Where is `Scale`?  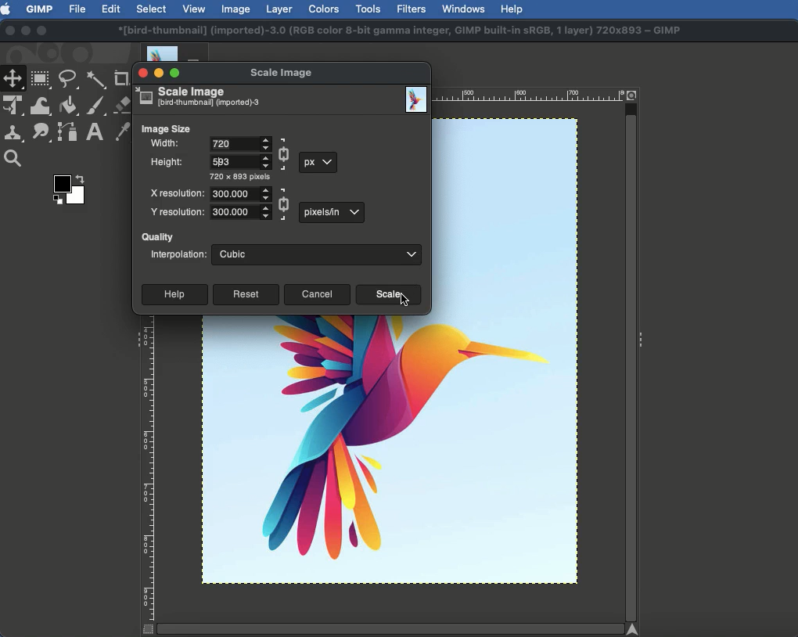 Scale is located at coordinates (388, 297).